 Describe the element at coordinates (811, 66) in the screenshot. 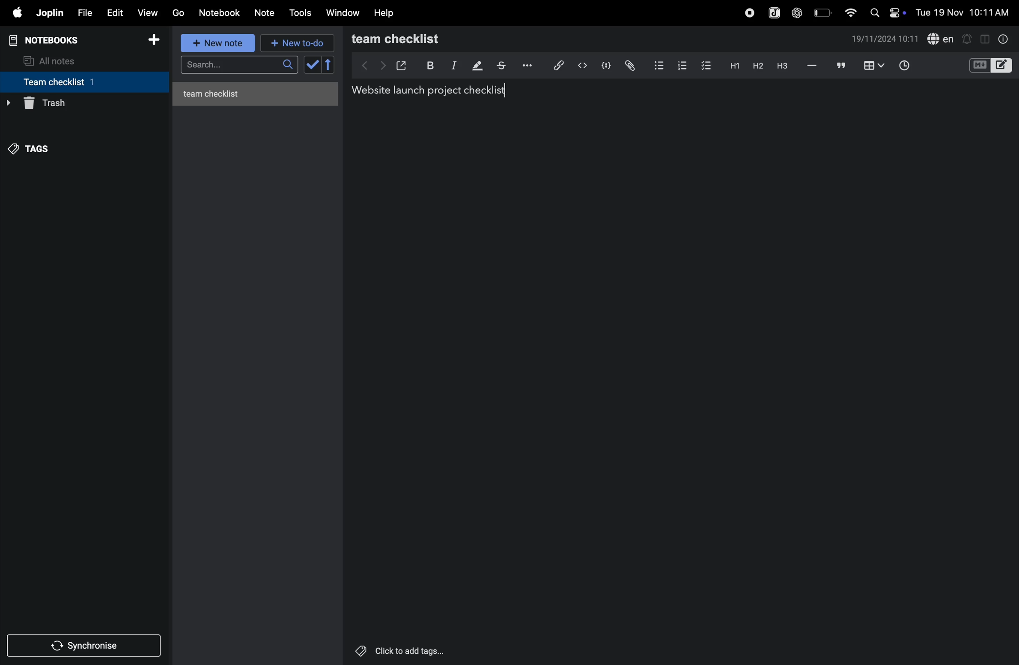

I see `hifen` at that location.